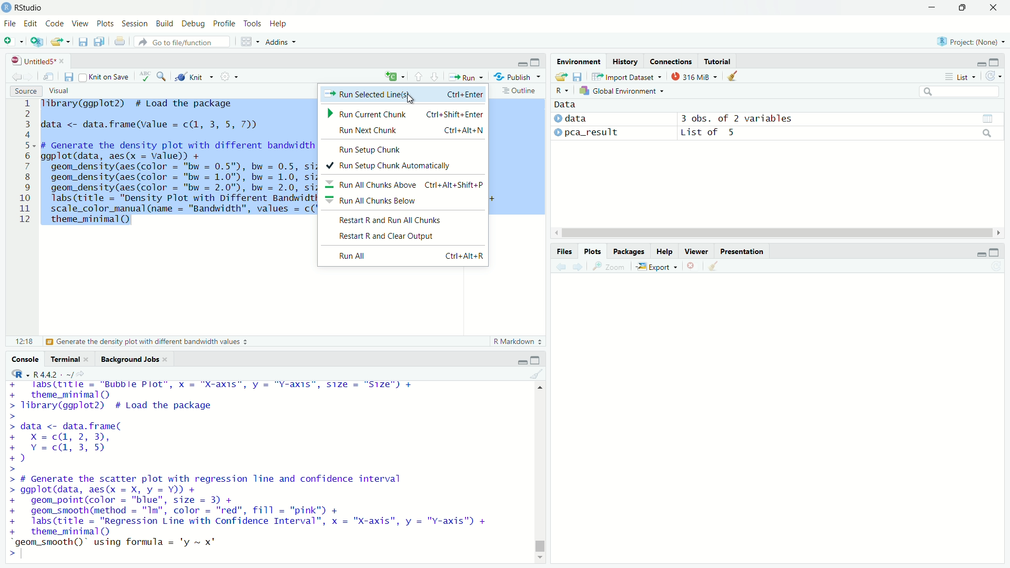 Image resolution: width=1010 pixels, height=568 pixels. Describe the element at coordinates (18, 373) in the screenshot. I see `R` at that location.